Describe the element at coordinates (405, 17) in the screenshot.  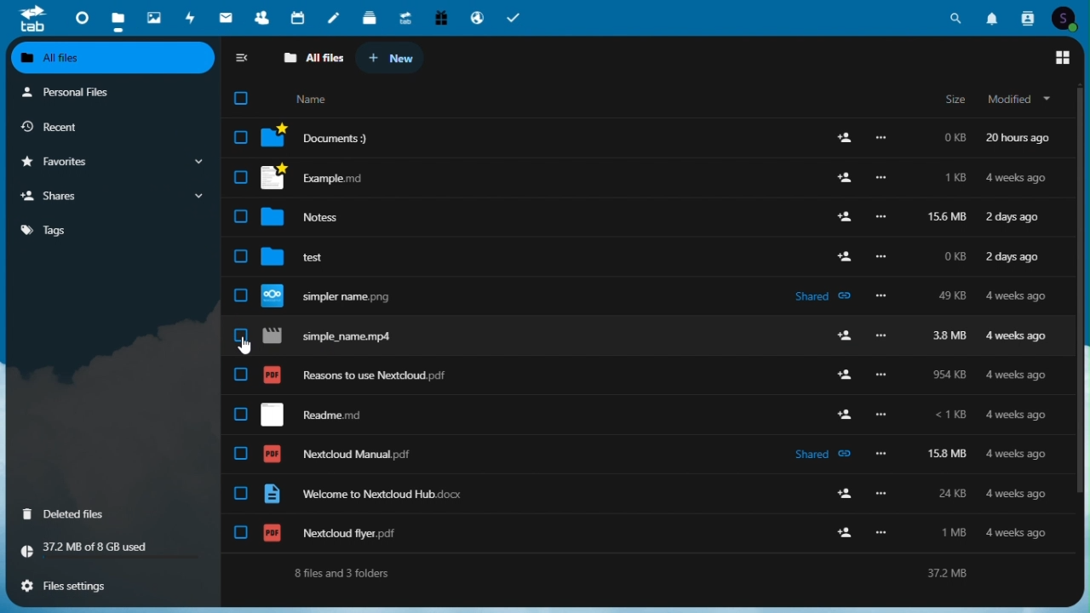
I see `Upgrade` at that location.